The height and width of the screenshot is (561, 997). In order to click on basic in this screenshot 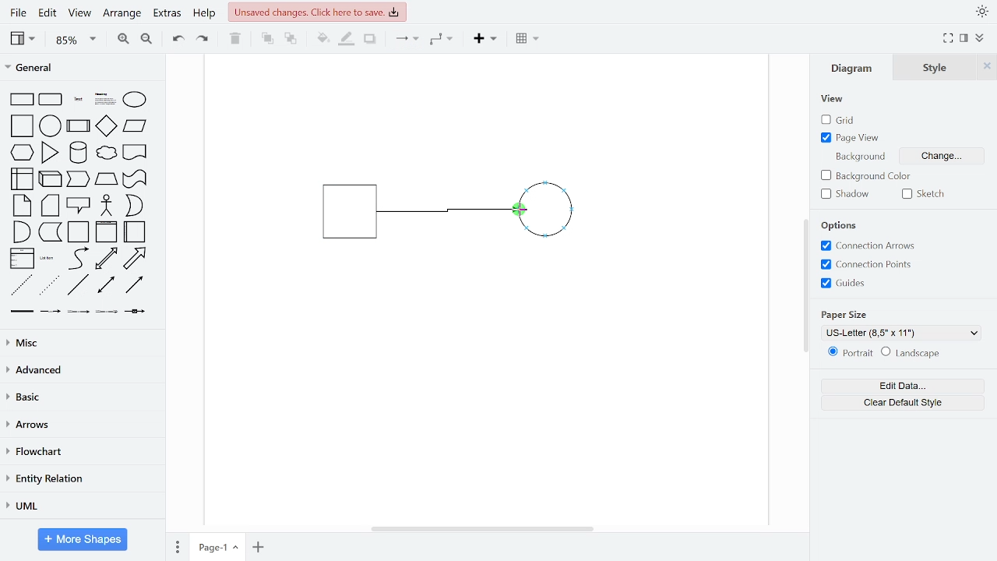, I will do `click(81, 397)`.